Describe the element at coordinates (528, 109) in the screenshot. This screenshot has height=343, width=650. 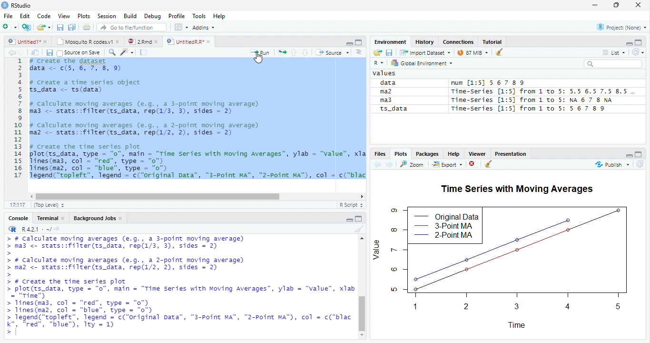
I see `Time-Series [1:5] from 1 to 5: 567 8 9` at that location.